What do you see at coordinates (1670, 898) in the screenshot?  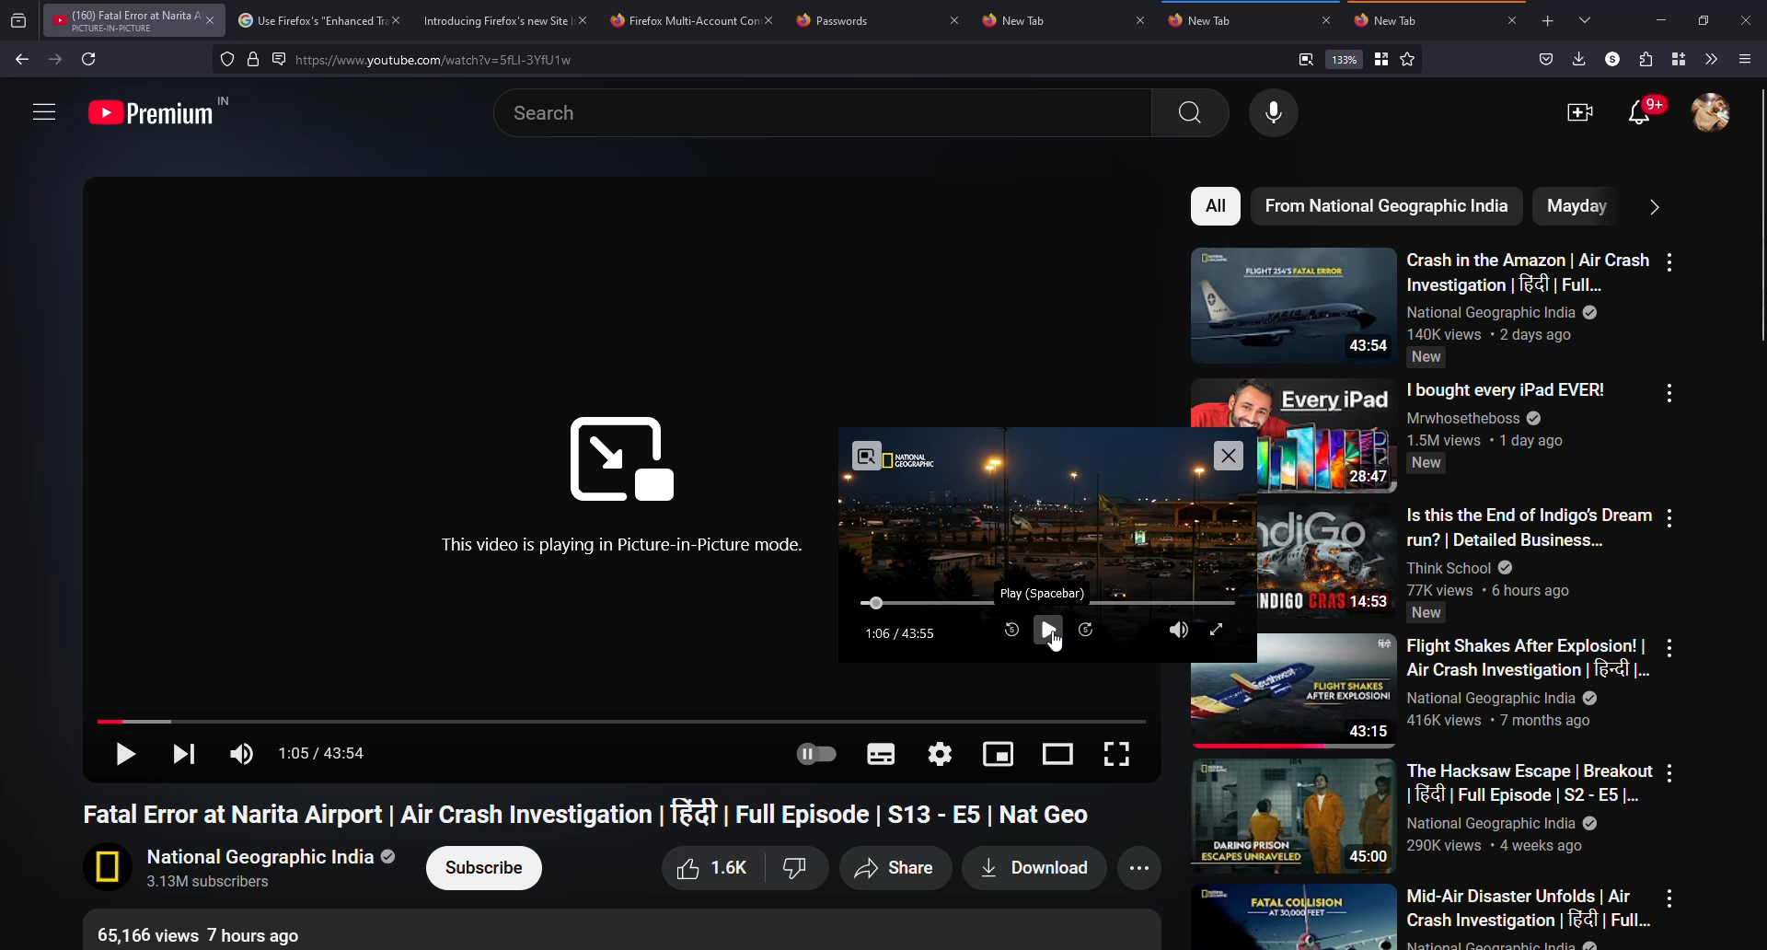 I see `more` at bounding box center [1670, 898].